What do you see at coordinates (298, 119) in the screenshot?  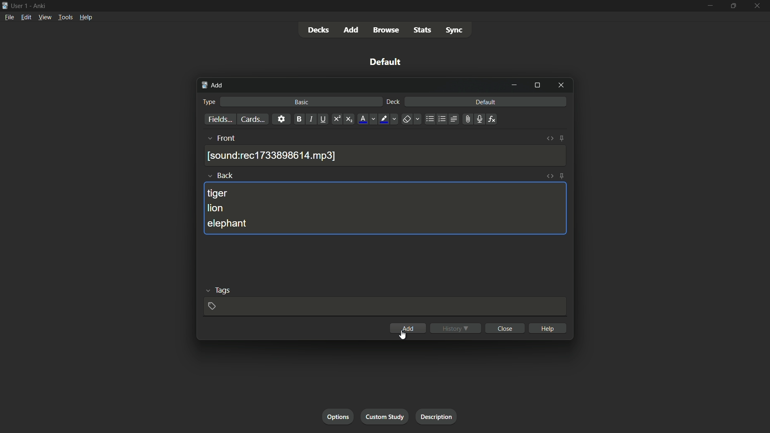 I see `bold` at bounding box center [298, 119].